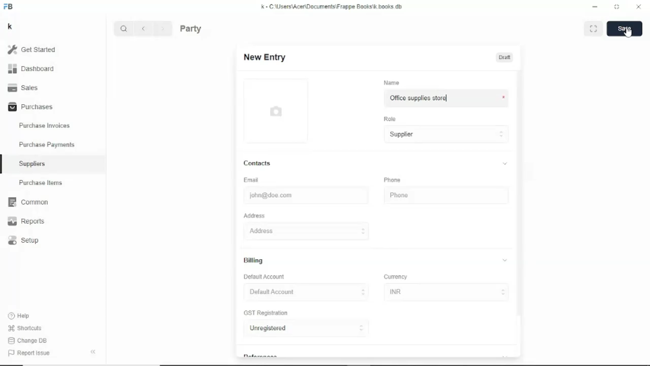  What do you see at coordinates (164, 28) in the screenshot?
I see `Forward` at bounding box center [164, 28].